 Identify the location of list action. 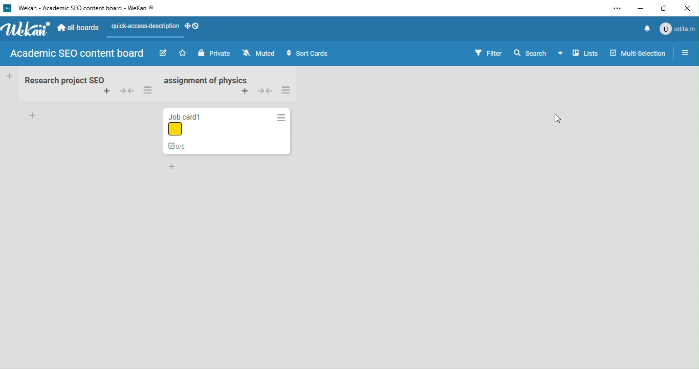
(149, 90).